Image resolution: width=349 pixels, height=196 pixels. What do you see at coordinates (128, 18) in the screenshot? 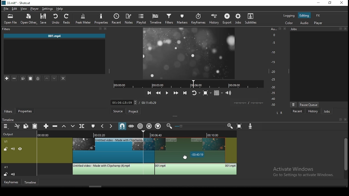
I see `notes` at bounding box center [128, 18].